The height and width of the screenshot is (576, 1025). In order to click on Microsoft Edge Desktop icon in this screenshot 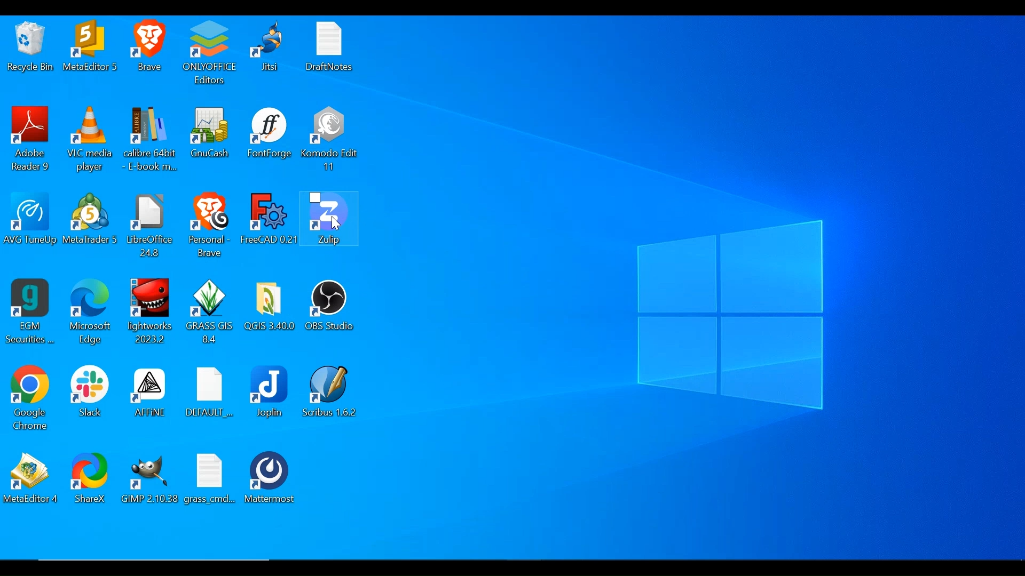, I will do `click(92, 311)`.